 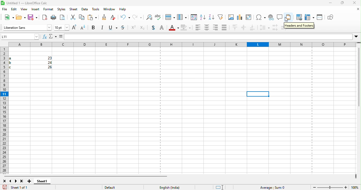 What do you see at coordinates (44, 182) in the screenshot?
I see `sheet 1` at bounding box center [44, 182].